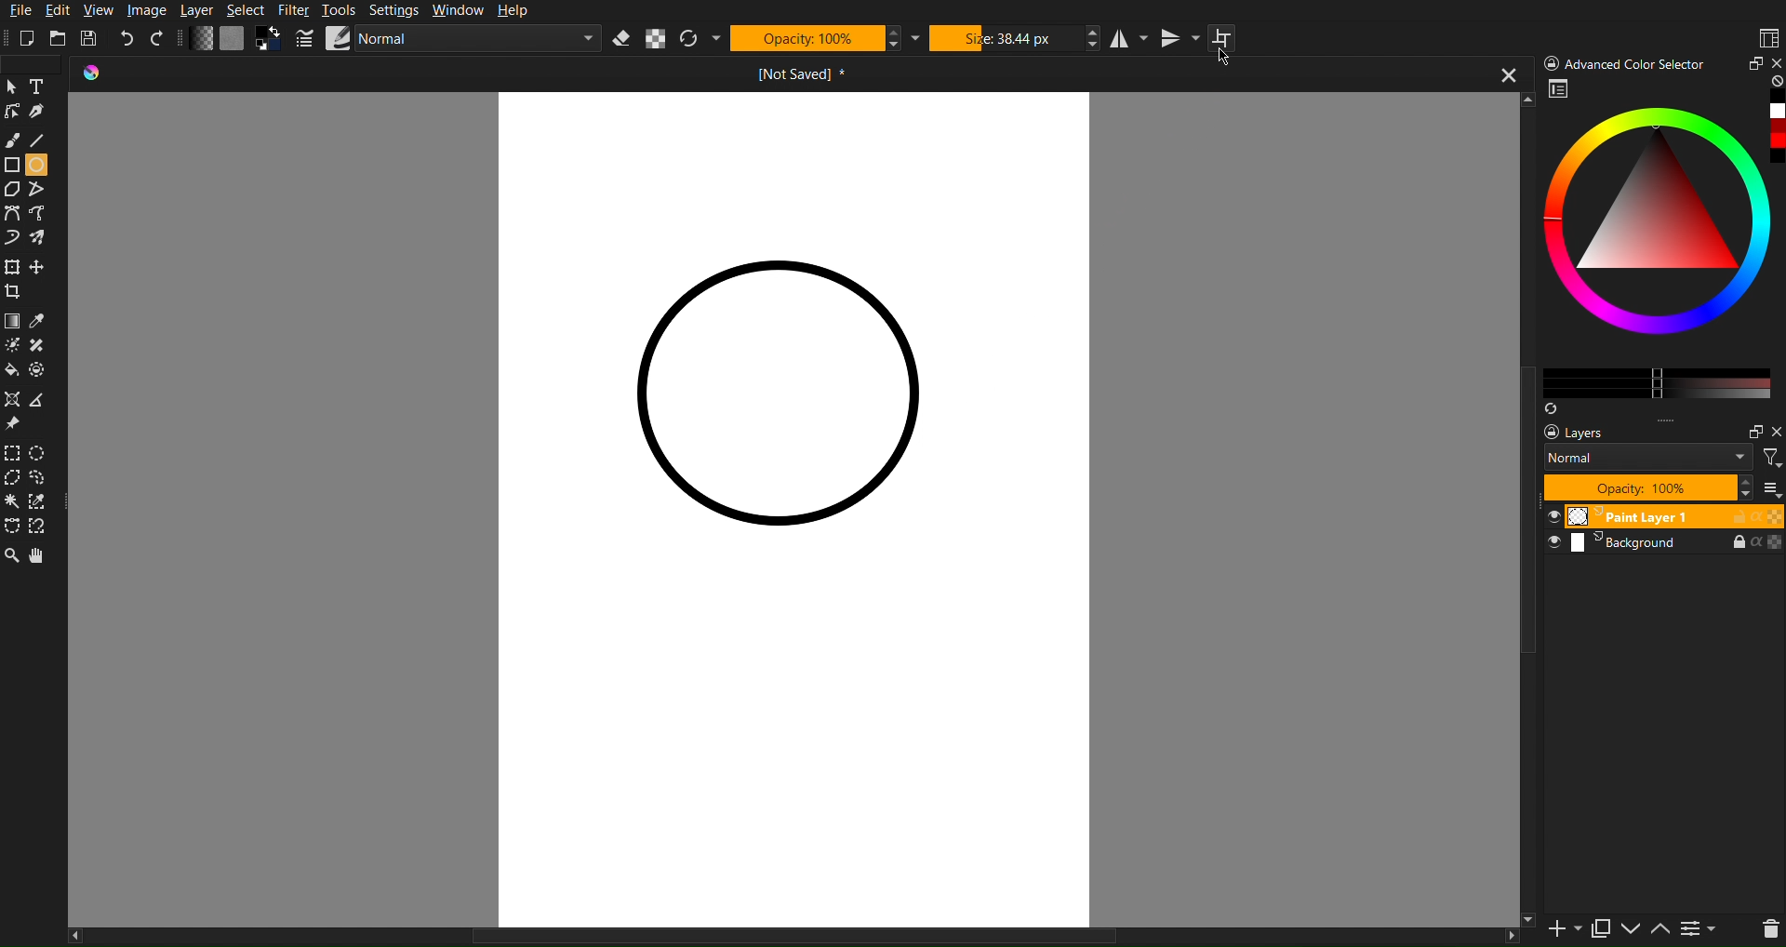 The image size is (1786, 947). What do you see at coordinates (1516, 460) in the screenshot?
I see `vertical scroll bar` at bounding box center [1516, 460].